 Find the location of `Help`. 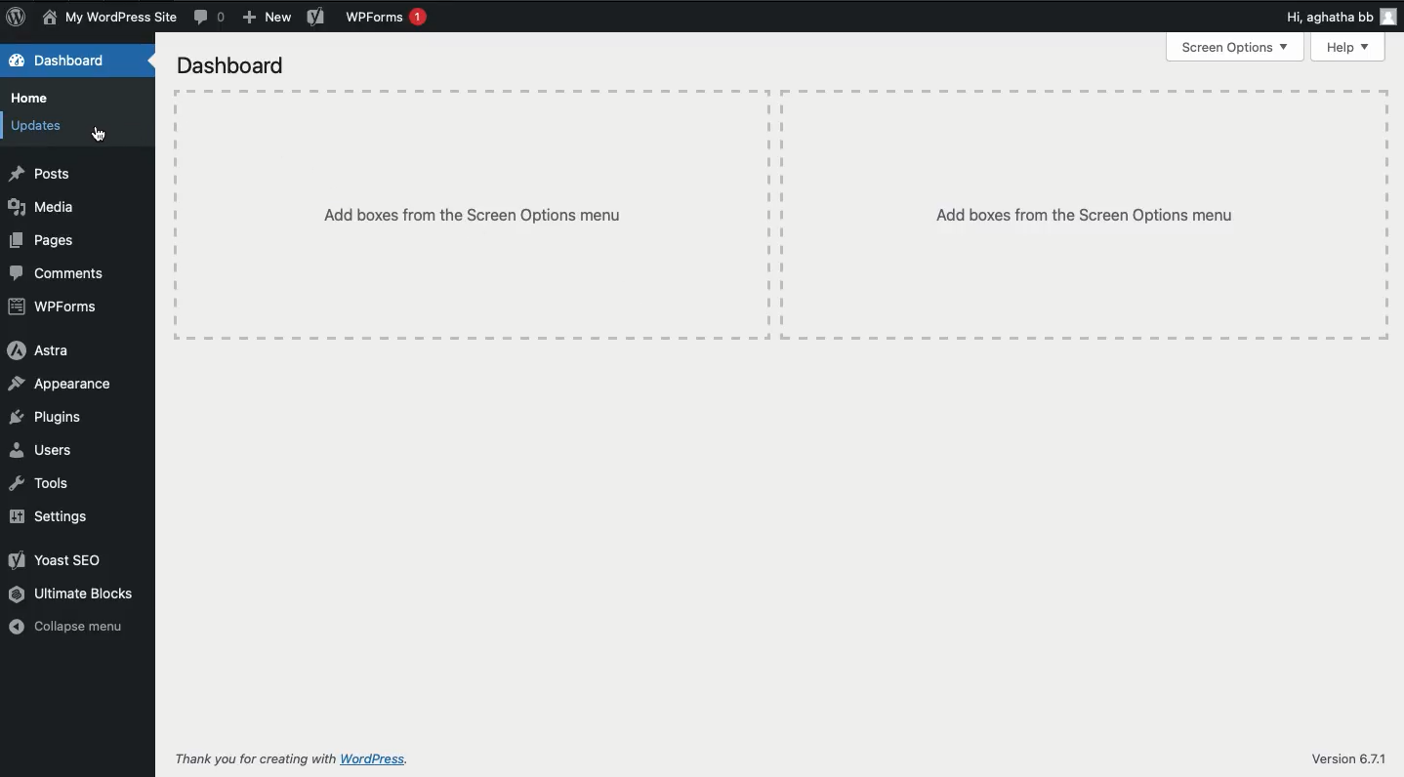

Help is located at coordinates (1352, 49).